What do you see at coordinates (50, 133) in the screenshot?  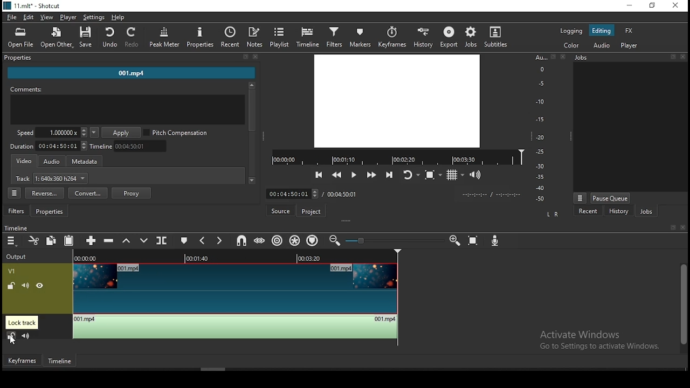 I see `speed` at bounding box center [50, 133].